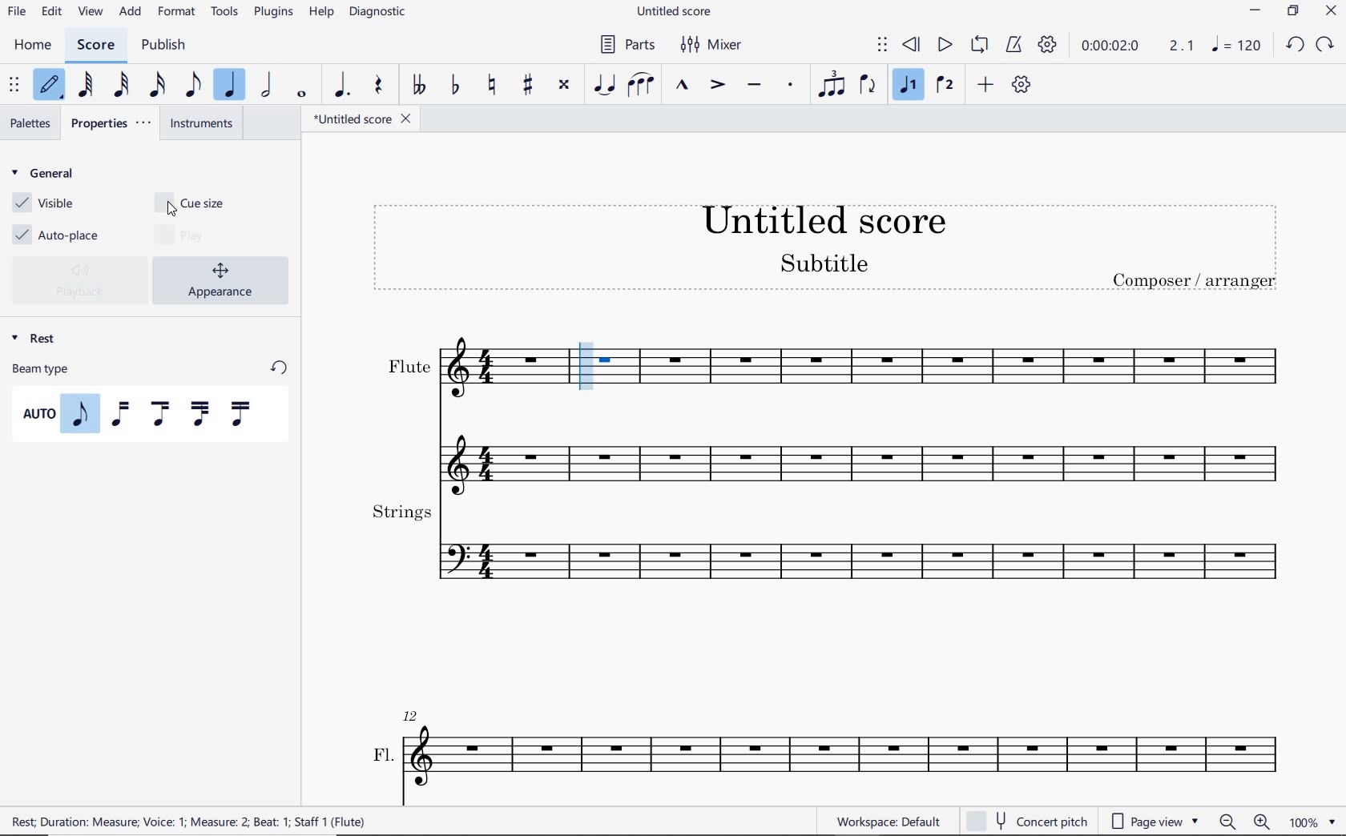 This screenshot has width=1346, height=836. What do you see at coordinates (792, 86) in the screenshot?
I see `STACCATO` at bounding box center [792, 86].